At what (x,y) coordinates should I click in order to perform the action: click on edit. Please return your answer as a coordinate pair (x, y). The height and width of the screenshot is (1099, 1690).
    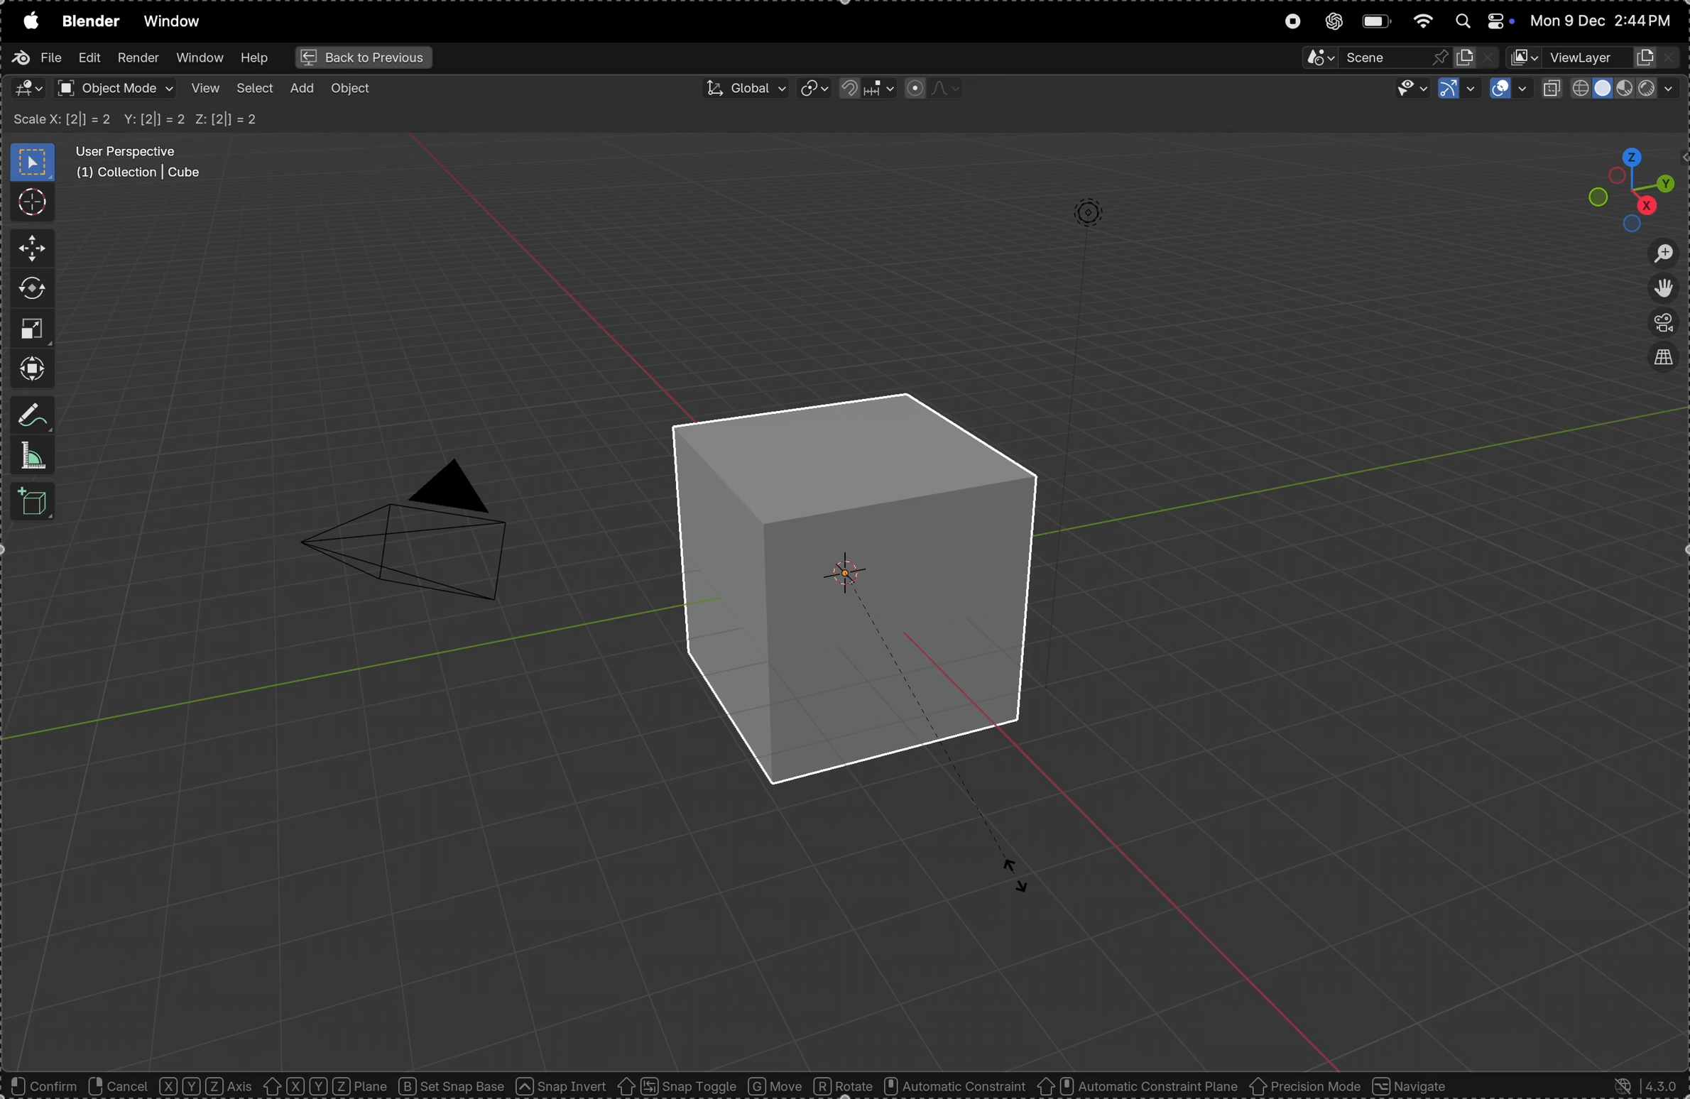
    Looking at the image, I should click on (86, 58).